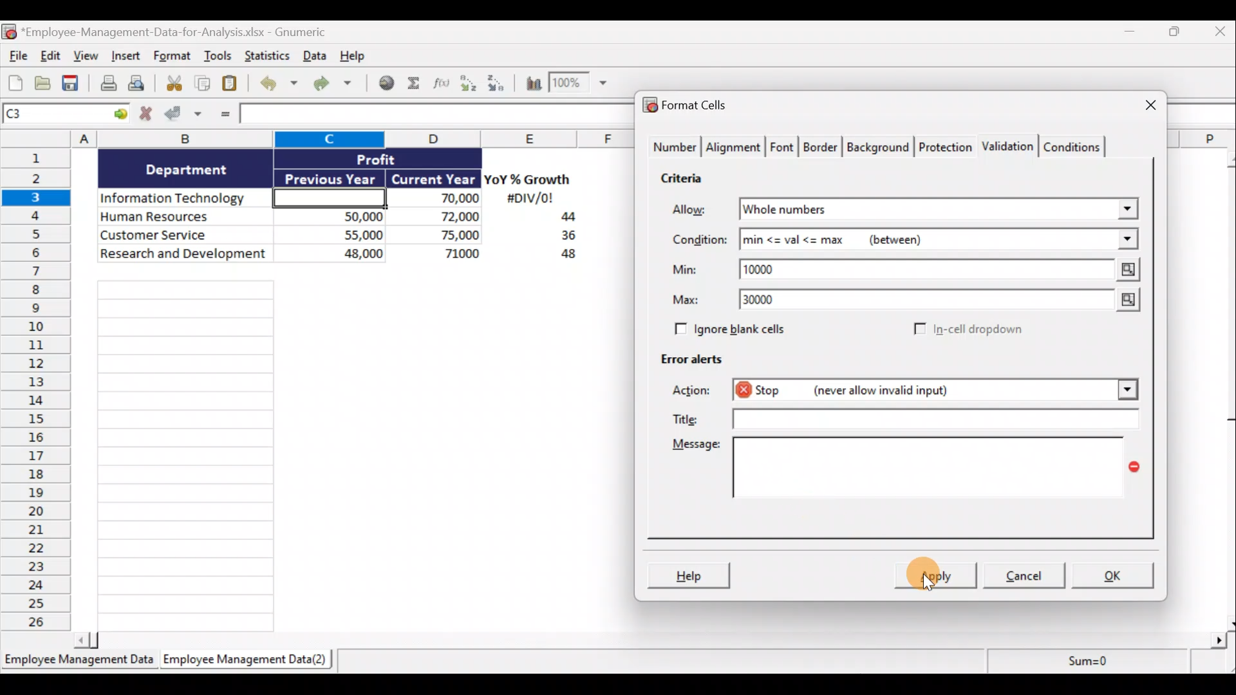 Image resolution: width=1236 pixels, height=695 pixels. Describe the element at coordinates (432, 180) in the screenshot. I see `Current Year` at that location.